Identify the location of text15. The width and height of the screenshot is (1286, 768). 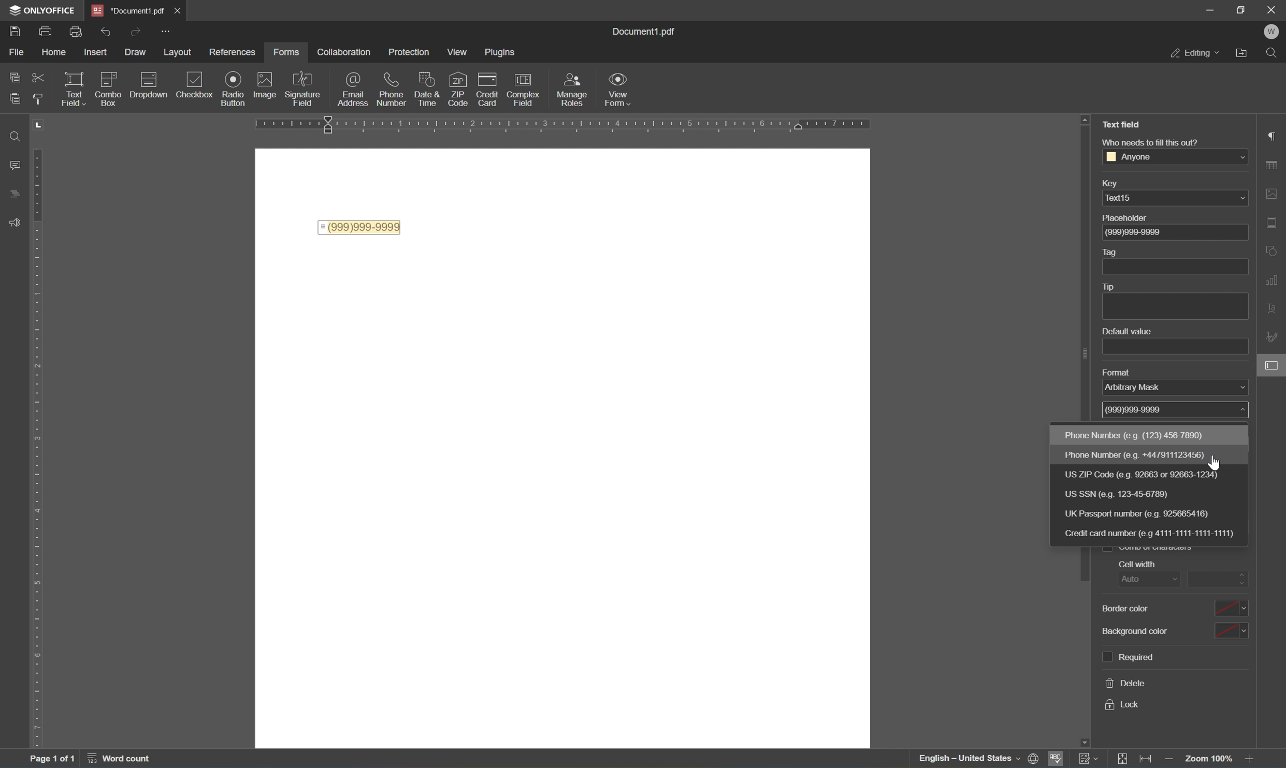
(1121, 199).